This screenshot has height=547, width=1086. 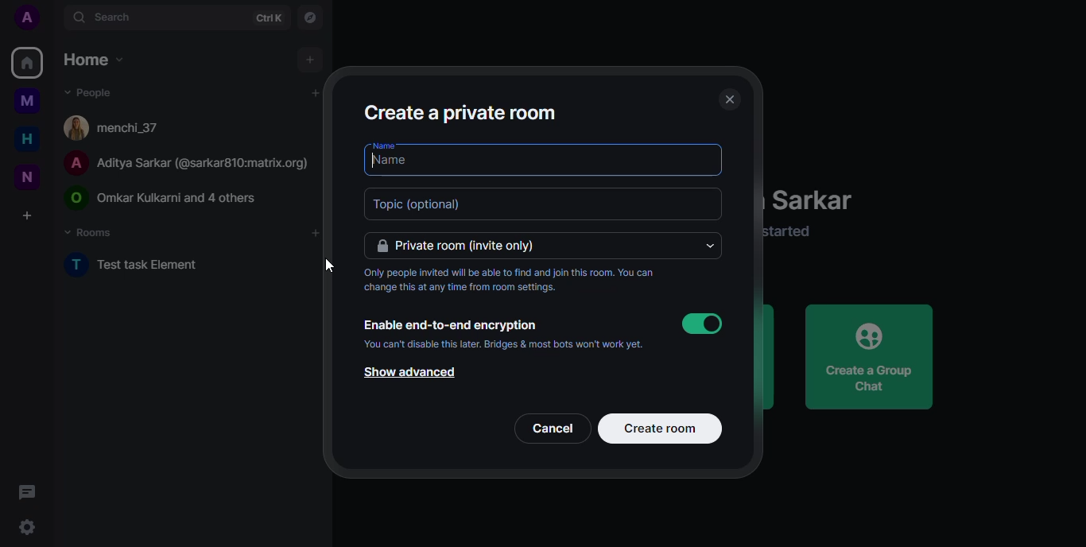 I want to click on show advanced, so click(x=409, y=373).